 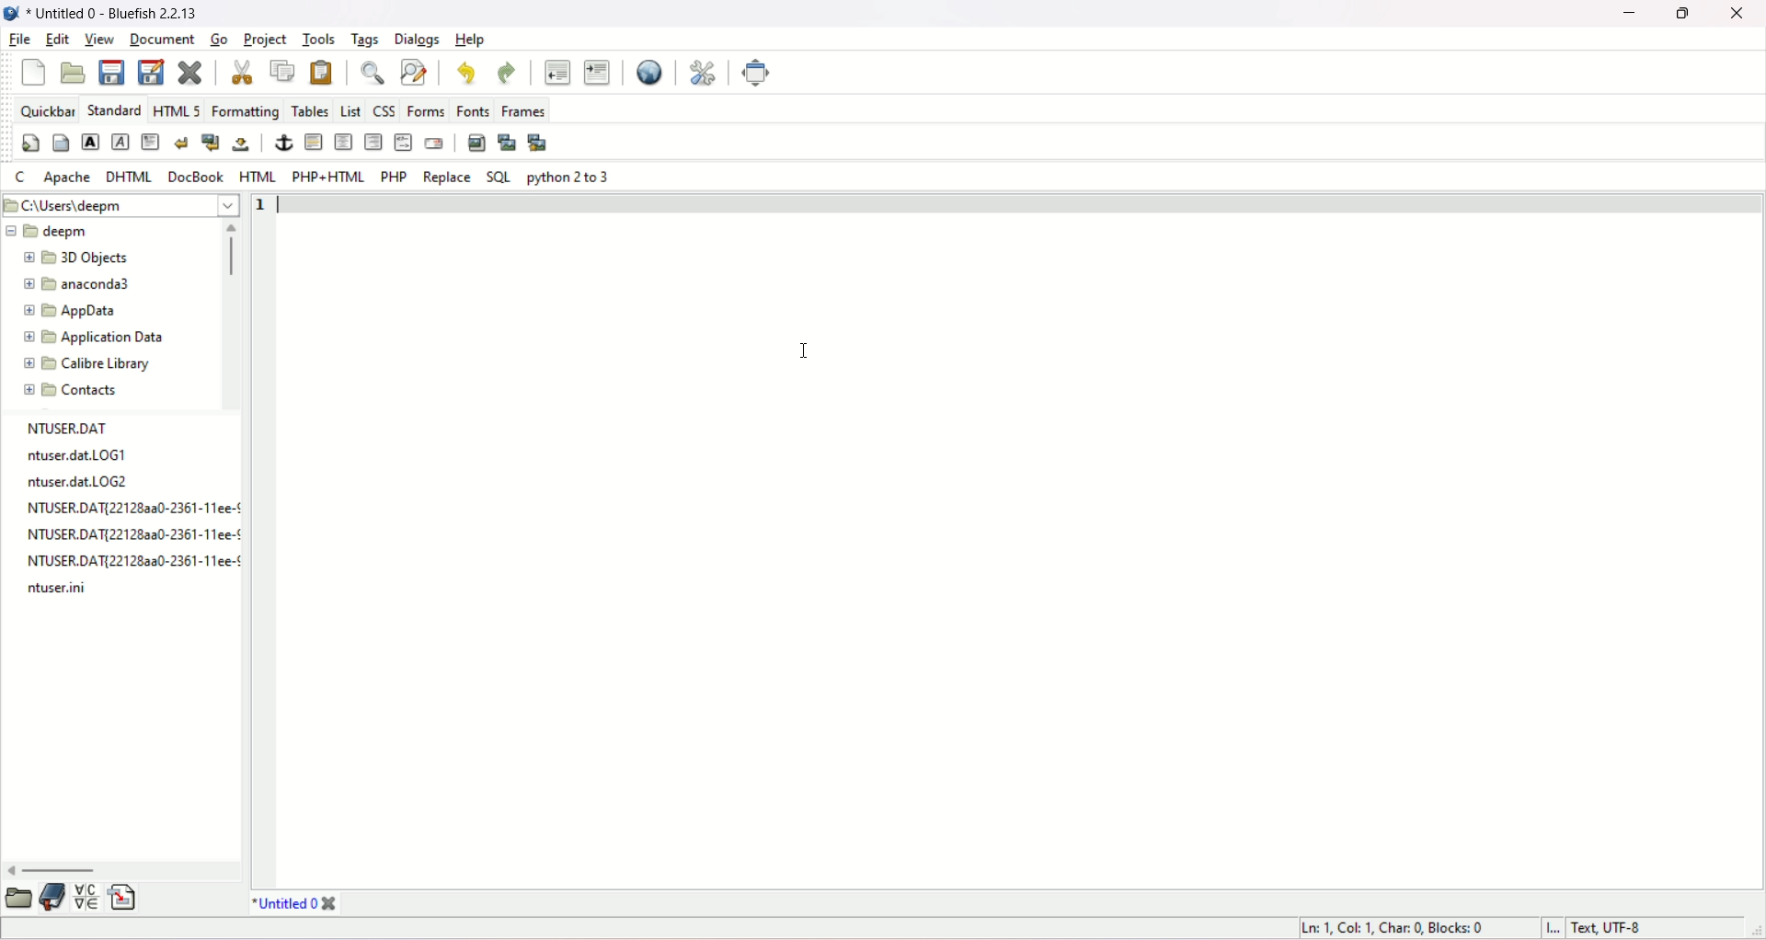 What do you see at coordinates (508, 73) in the screenshot?
I see `redo` at bounding box center [508, 73].